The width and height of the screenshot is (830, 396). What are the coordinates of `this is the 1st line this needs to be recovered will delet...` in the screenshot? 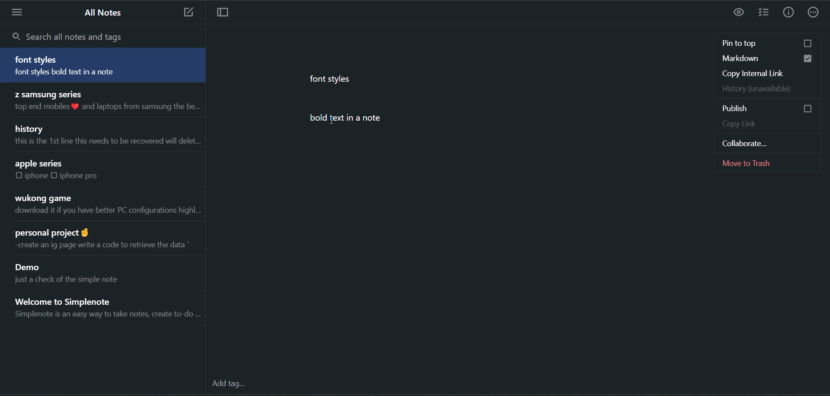 It's located at (106, 141).